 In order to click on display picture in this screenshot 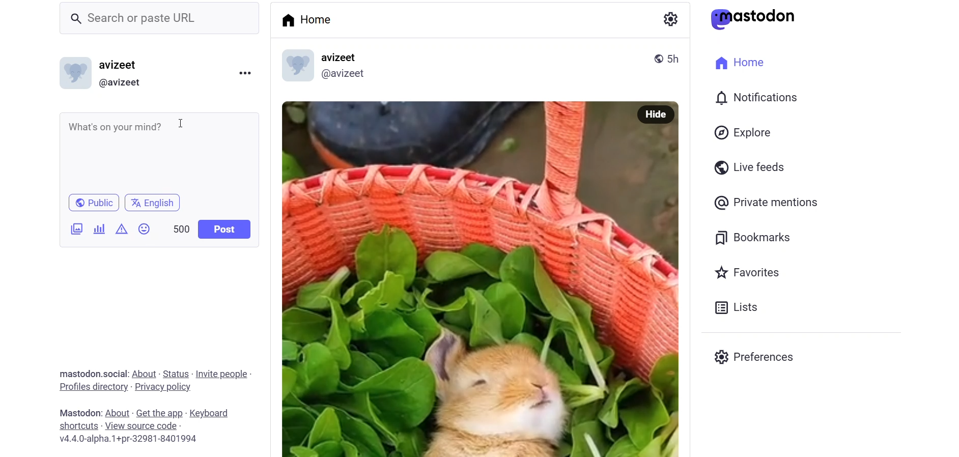, I will do `click(295, 66)`.